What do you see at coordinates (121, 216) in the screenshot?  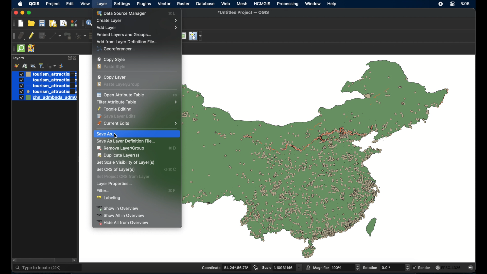 I see `show all in overview` at bounding box center [121, 216].